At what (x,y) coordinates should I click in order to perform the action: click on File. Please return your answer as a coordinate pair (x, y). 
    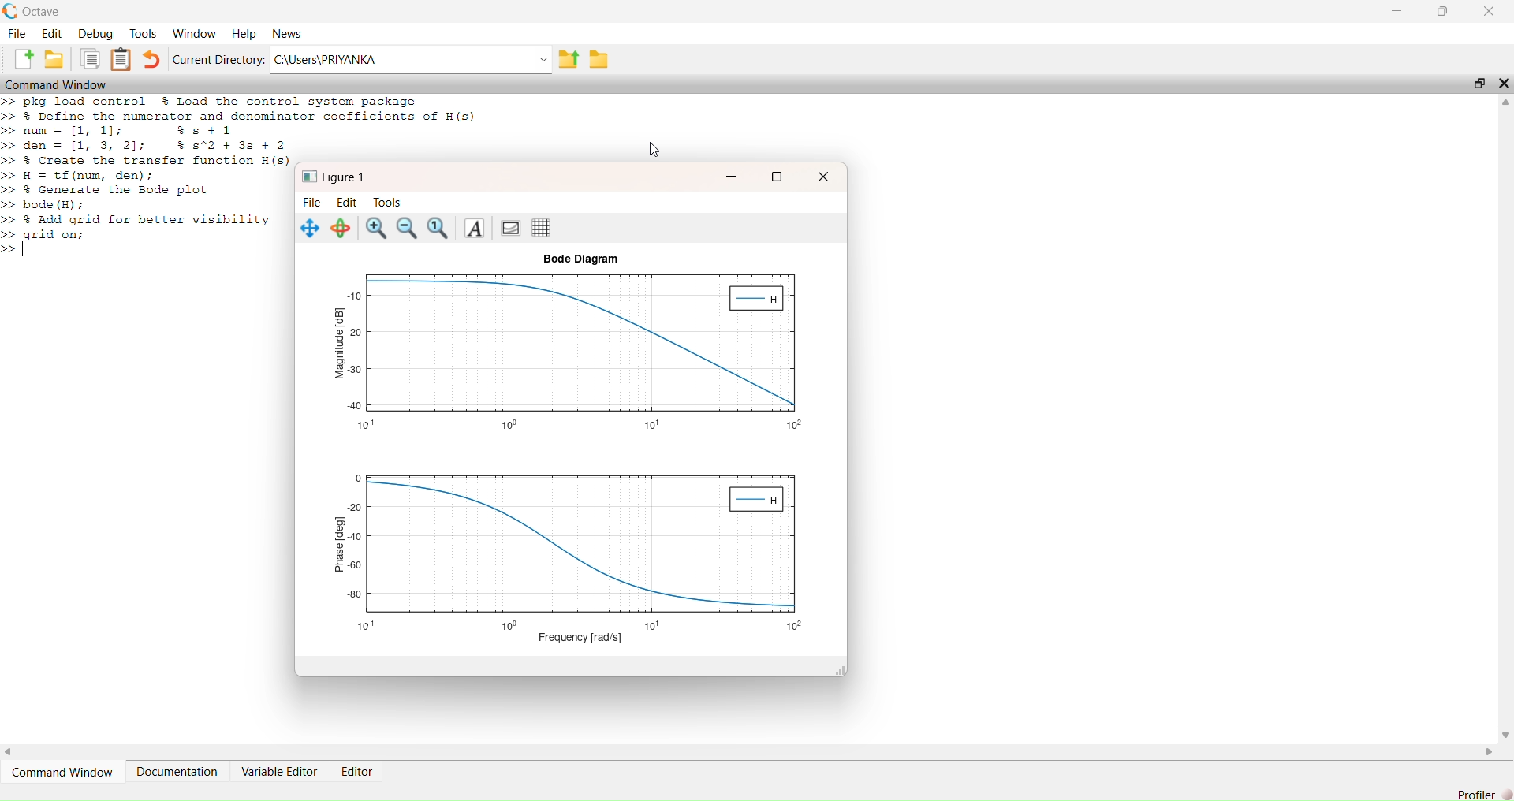
    Looking at the image, I should click on (18, 33).